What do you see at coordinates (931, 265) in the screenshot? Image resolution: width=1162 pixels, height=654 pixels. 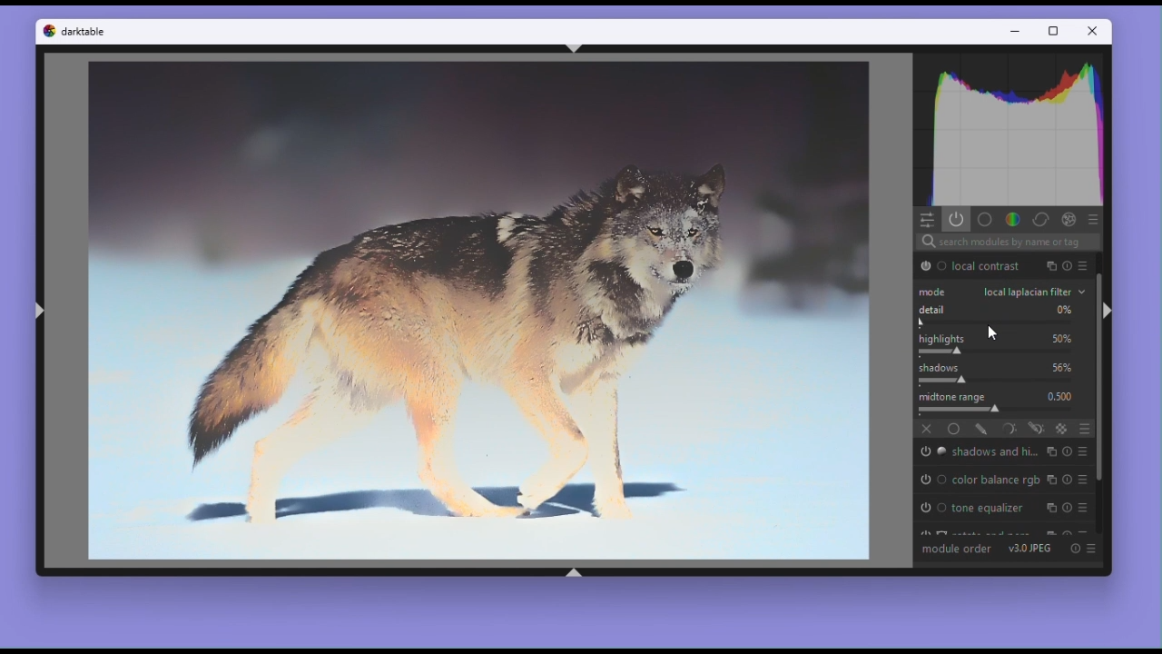 I see `'local contrast' is switched on` at bounding box center [931, 265].